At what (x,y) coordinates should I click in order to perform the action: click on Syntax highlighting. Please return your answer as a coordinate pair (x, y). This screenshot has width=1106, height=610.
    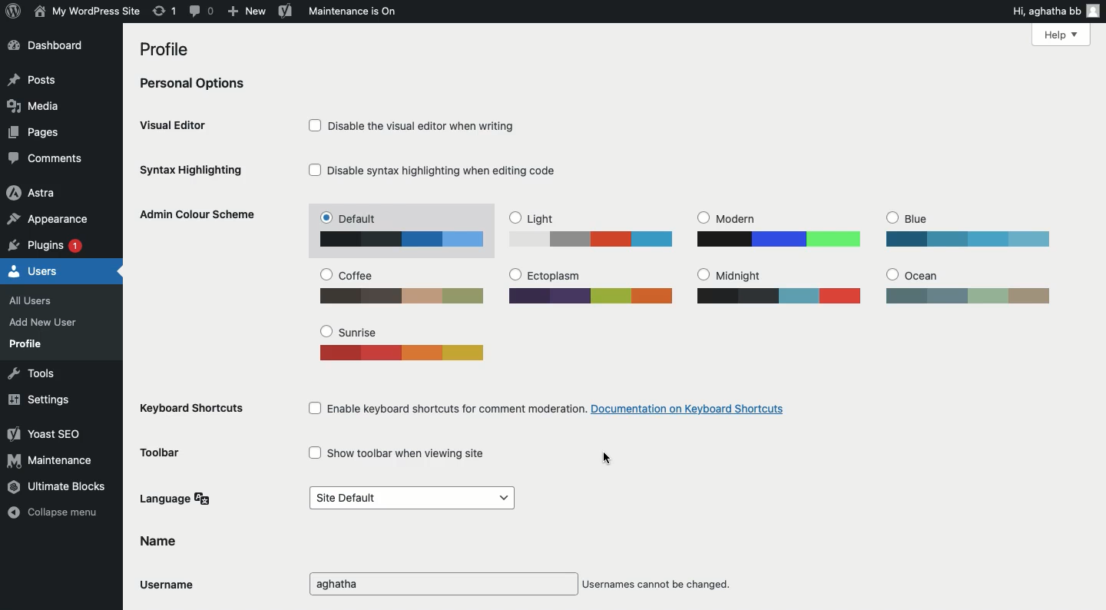
    Looking at the image, I should click on (194, 171).